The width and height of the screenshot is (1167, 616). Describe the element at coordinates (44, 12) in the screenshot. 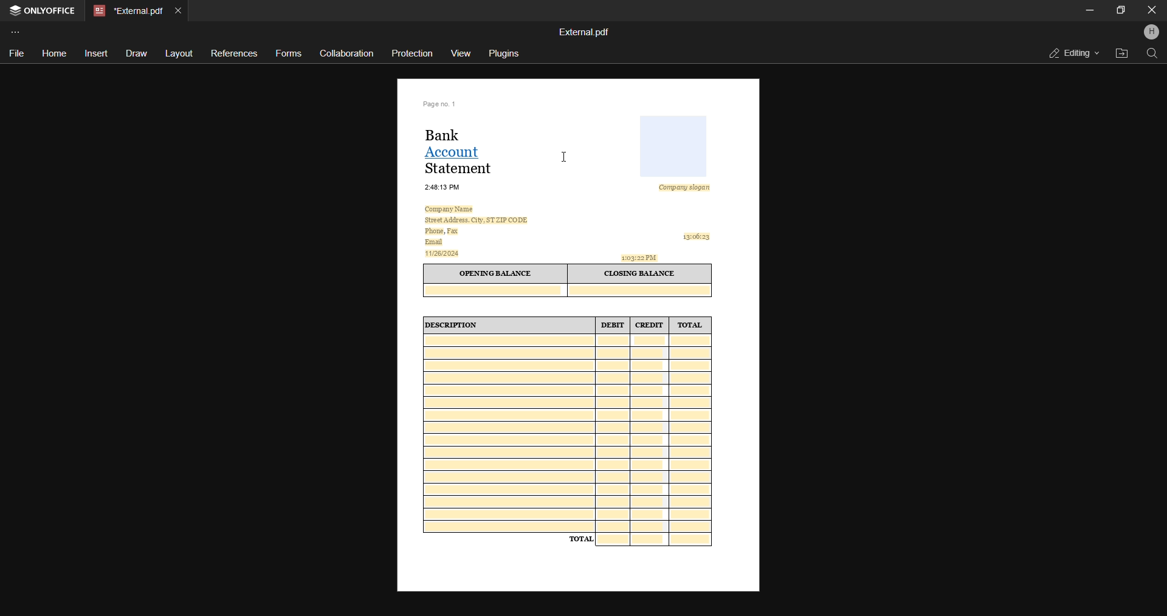

I see `OnlyOffice application tab` at that location.